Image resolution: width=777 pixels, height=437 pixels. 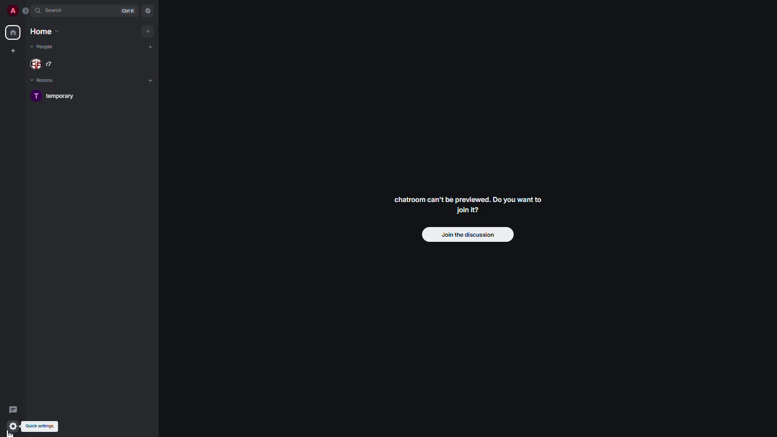 I want to click on home, so click(x=44, y=32).